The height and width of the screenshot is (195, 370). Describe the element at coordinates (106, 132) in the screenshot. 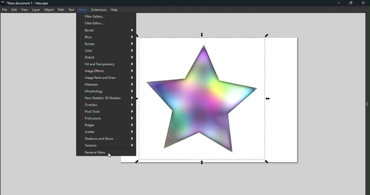

I see `Scatter` at that location.